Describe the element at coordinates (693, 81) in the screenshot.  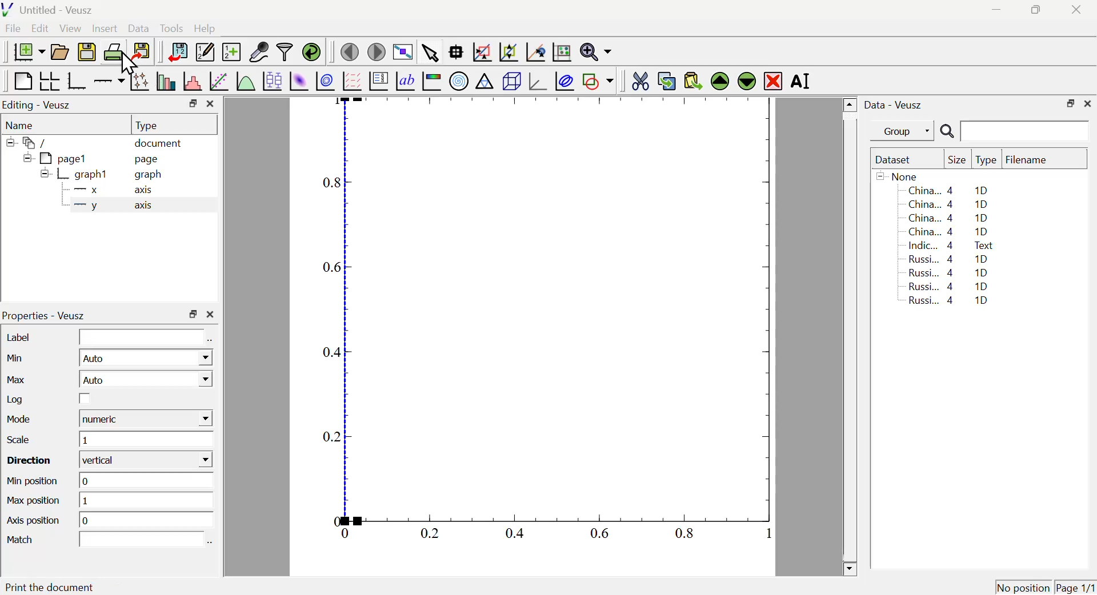
I see `Paste from Clipboard` at that location.